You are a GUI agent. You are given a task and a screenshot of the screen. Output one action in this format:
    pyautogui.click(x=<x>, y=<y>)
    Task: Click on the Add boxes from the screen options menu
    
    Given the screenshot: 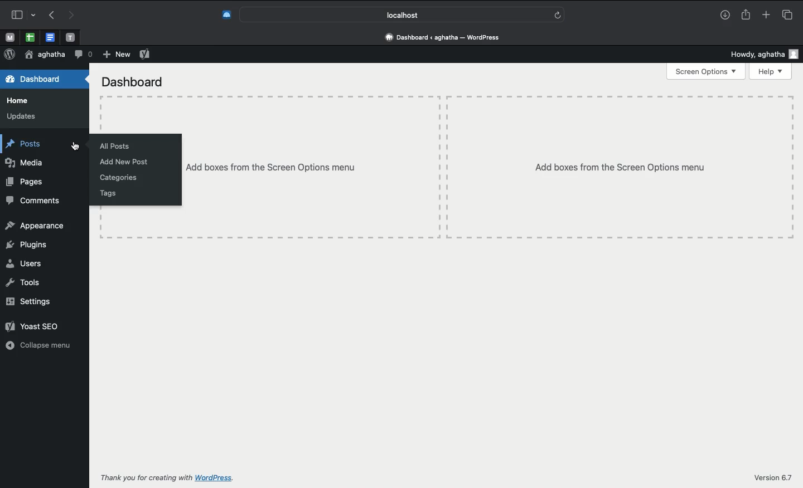 What is the action you would take?
    pyautogui.click(x=488, y=167)
    